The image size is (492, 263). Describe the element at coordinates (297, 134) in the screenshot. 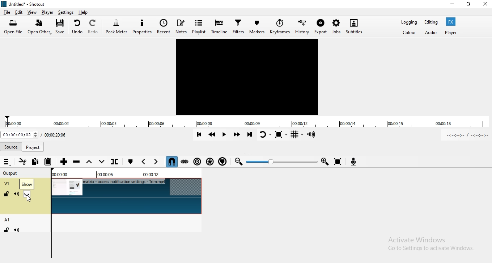

I see `Toggle grid display ` at that location.